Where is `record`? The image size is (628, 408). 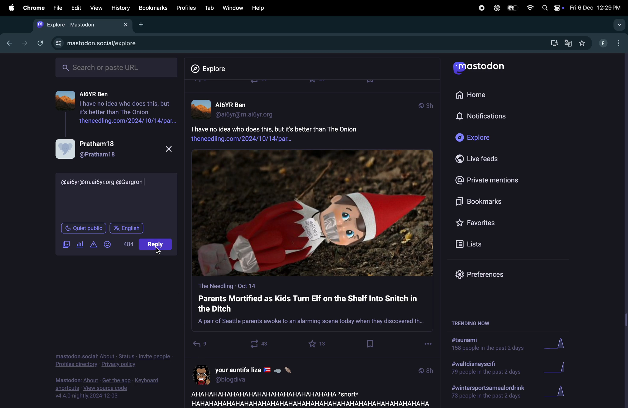
record is located at coordinates (481, 7).